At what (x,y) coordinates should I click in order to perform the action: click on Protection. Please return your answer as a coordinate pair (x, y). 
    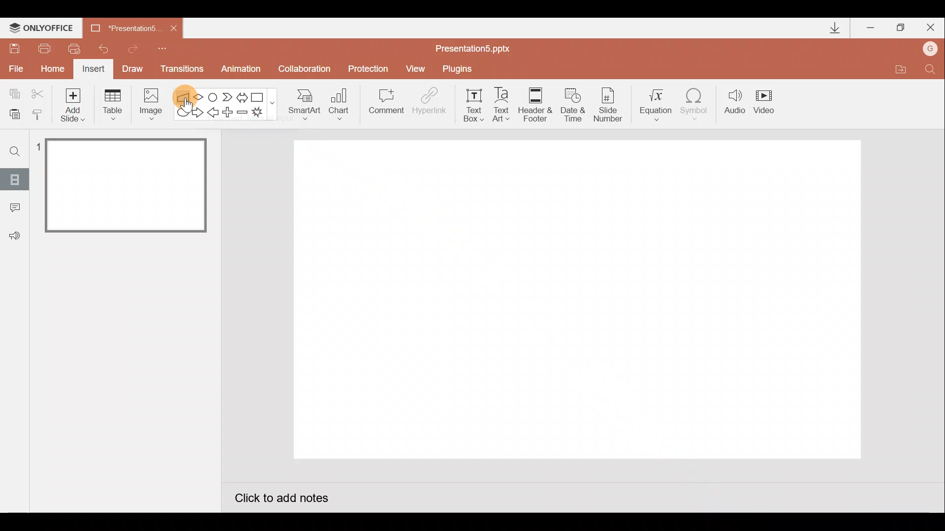
    Looking at the image, I should click on (371, 68).